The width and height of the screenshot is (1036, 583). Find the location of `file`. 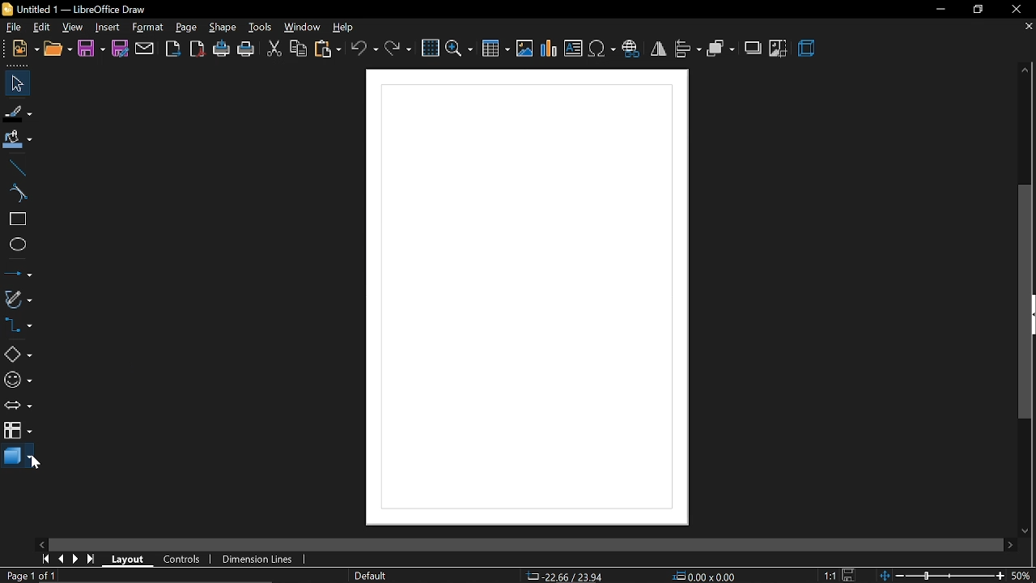

file is located at coordinates (12, 27).